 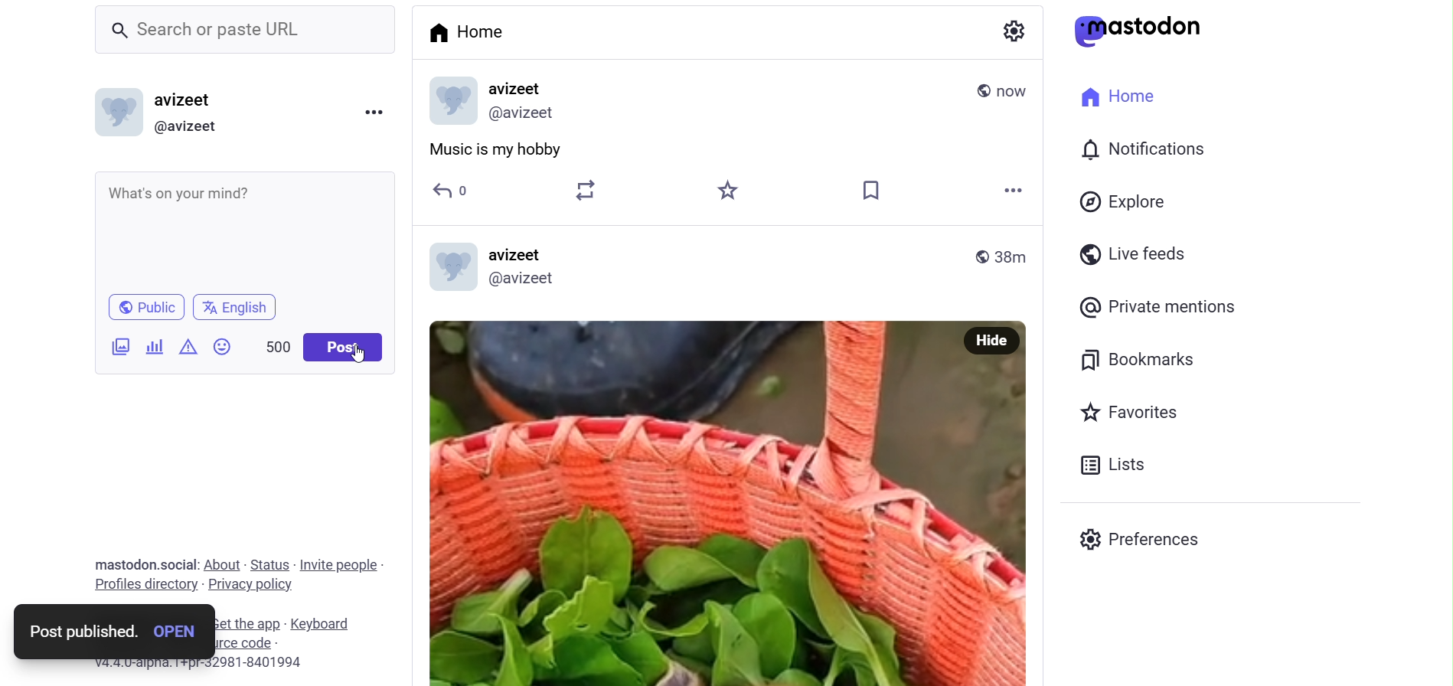 What do you see at coordinates (723, 190) in the screenshot?
I see `Favorites` at bounding box center [723, 190].